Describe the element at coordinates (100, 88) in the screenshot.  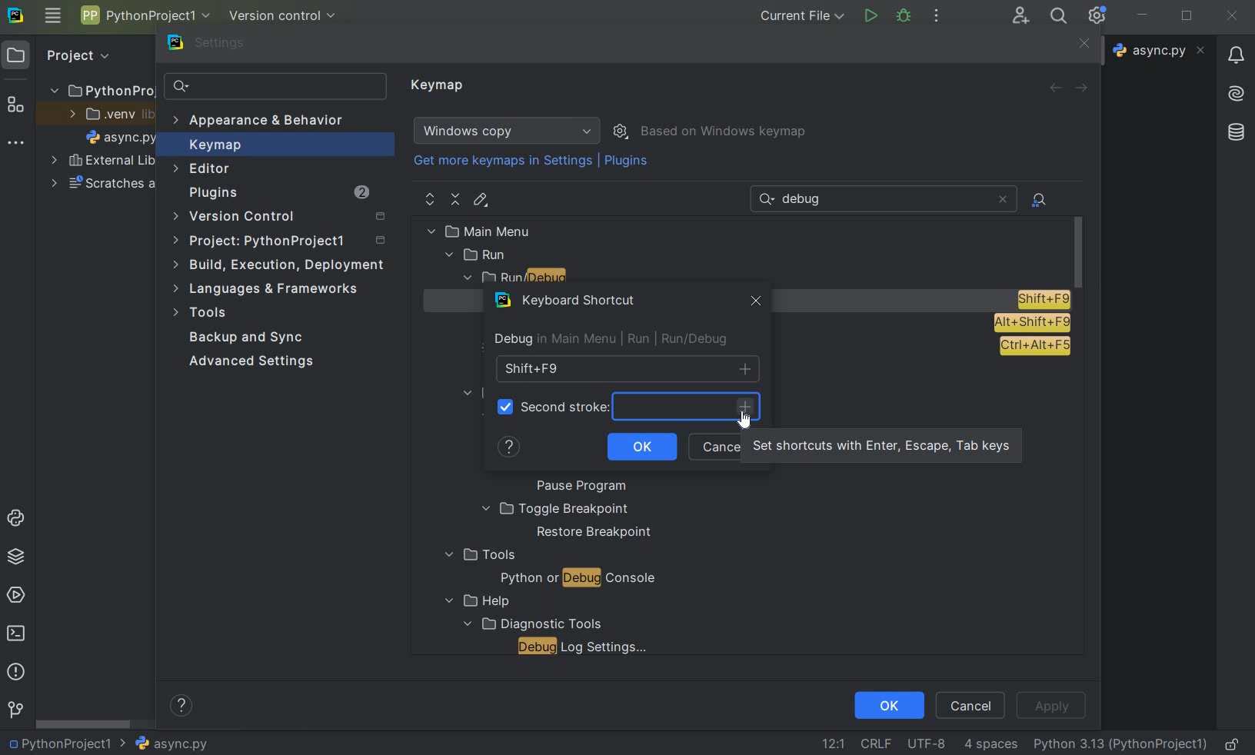
I see `project name` at that location.